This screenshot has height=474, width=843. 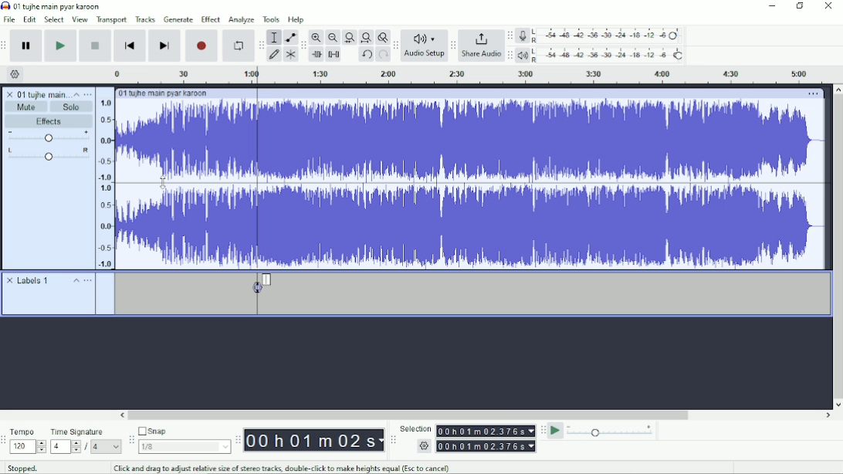 I want to click on Labels 1, so click(x=28, y=279).